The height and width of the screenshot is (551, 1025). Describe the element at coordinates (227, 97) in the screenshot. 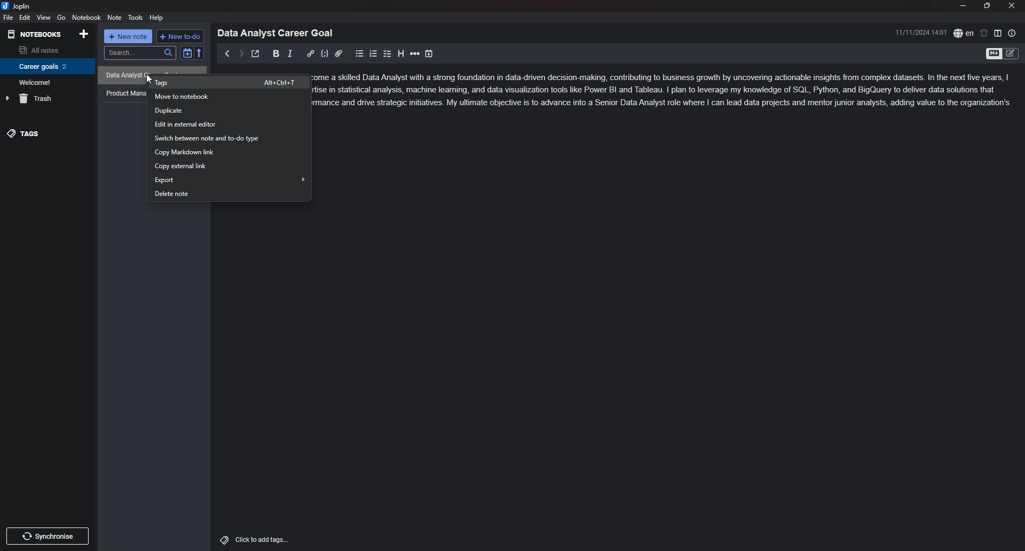

I see `move to notebook` at that location.